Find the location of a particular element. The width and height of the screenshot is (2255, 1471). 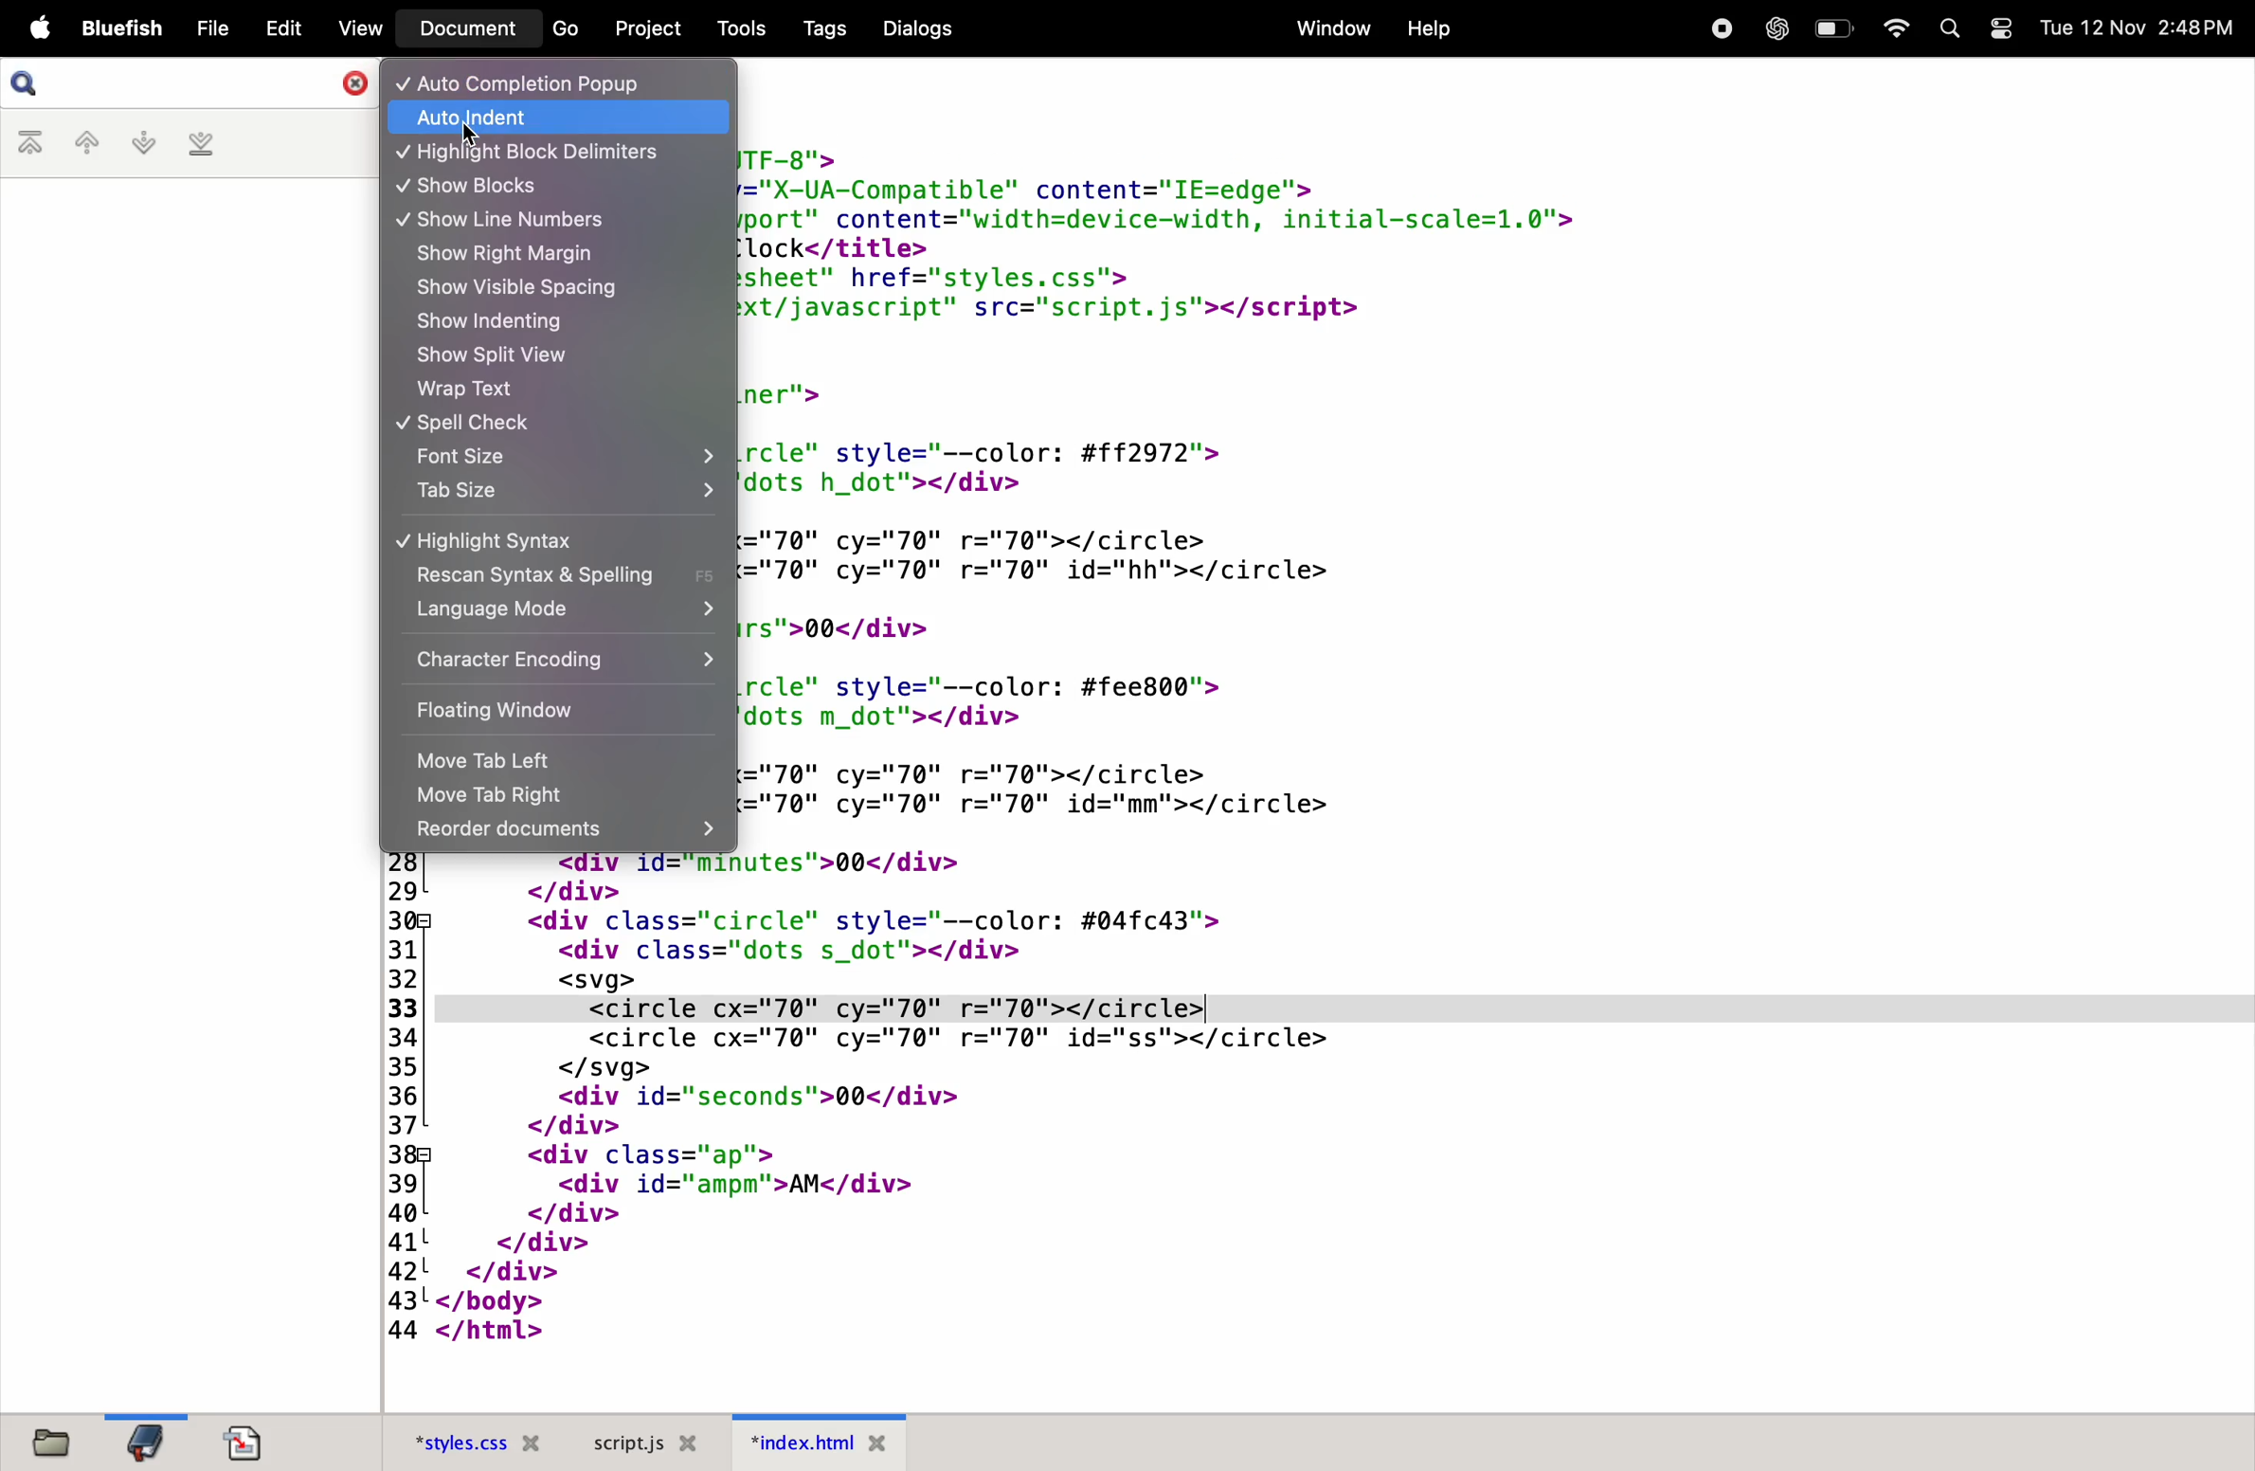

first bookmark is located at coordinates (34, 144).